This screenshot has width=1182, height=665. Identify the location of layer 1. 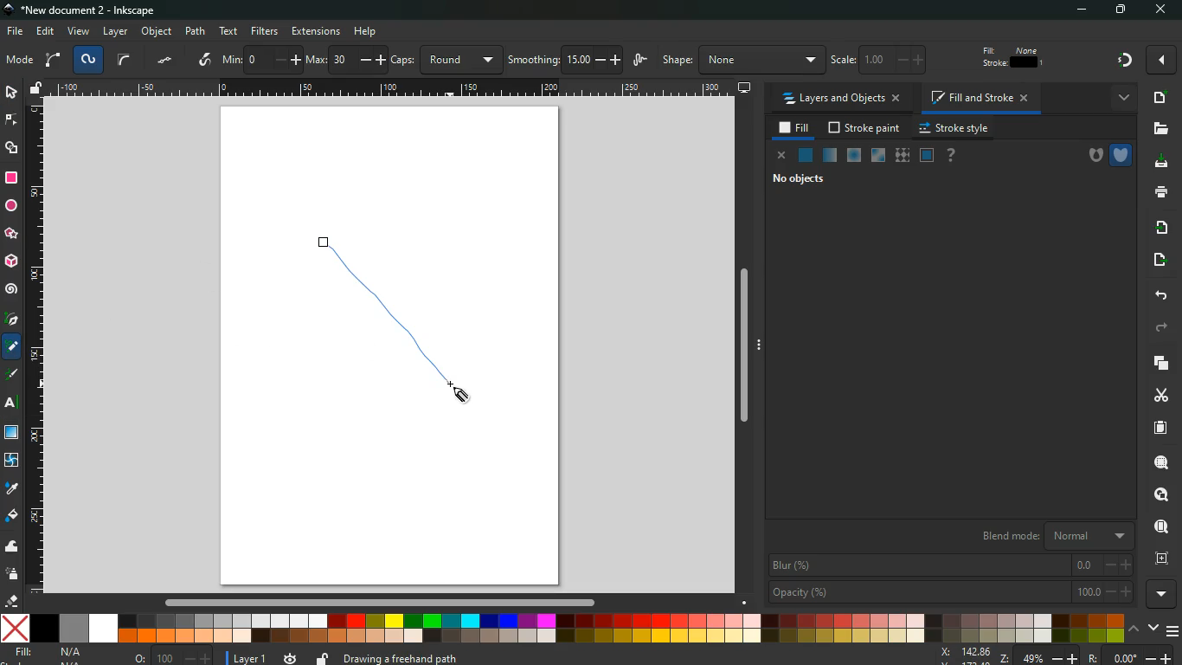
(252, 657).